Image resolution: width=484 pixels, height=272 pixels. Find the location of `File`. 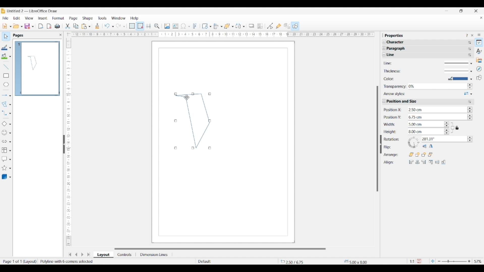

File is located at coordinates (5, 18).